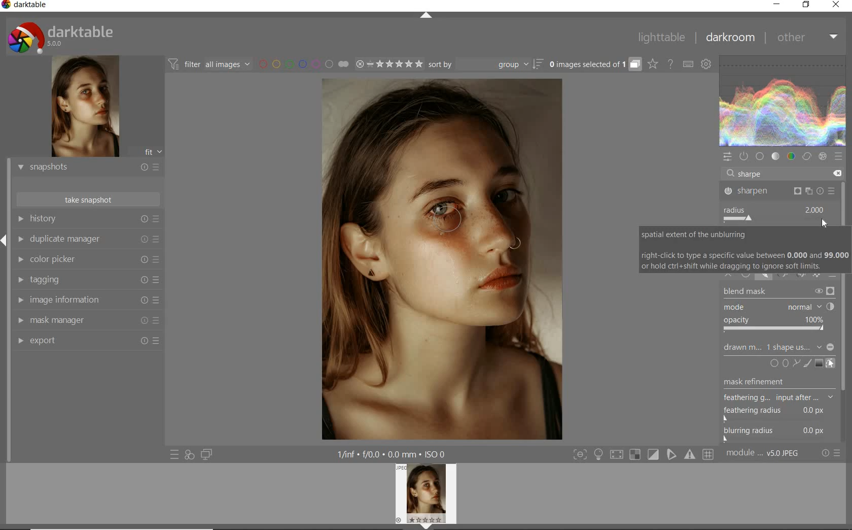 This screenshot has width=852, height=530. I want to click on SHOW & EDIT MASK ELEMENTS, so click(831, 363).